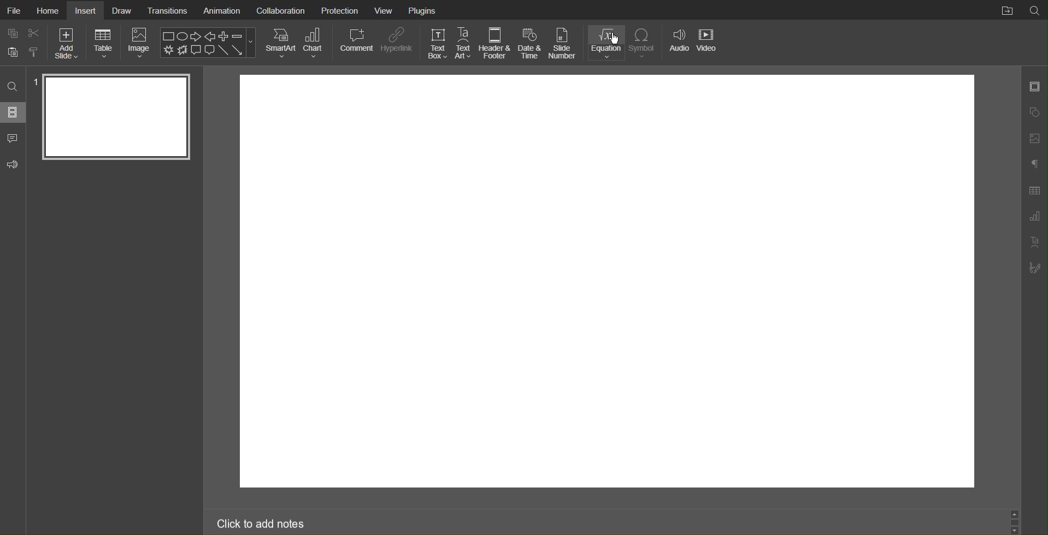  What do you see at coordinates (15, 138) in the screenshot?
I see `Comment` at bounding box center [15, 138].